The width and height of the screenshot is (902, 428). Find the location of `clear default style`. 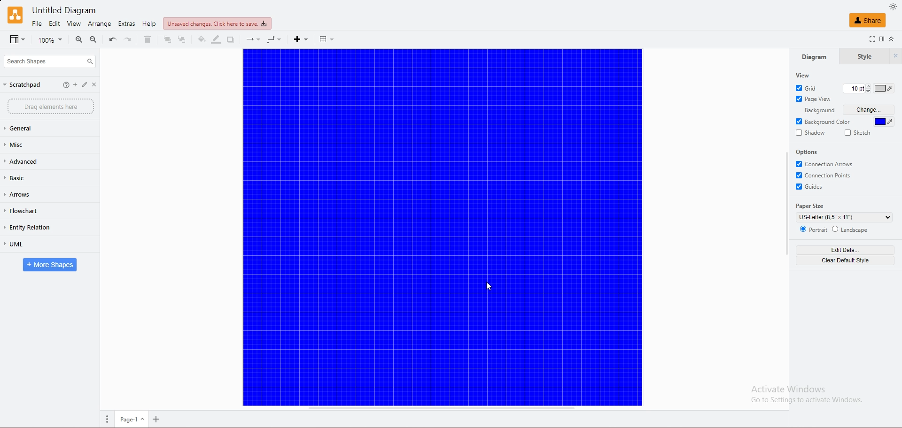

clear default style is located at coordinates (847, 260).